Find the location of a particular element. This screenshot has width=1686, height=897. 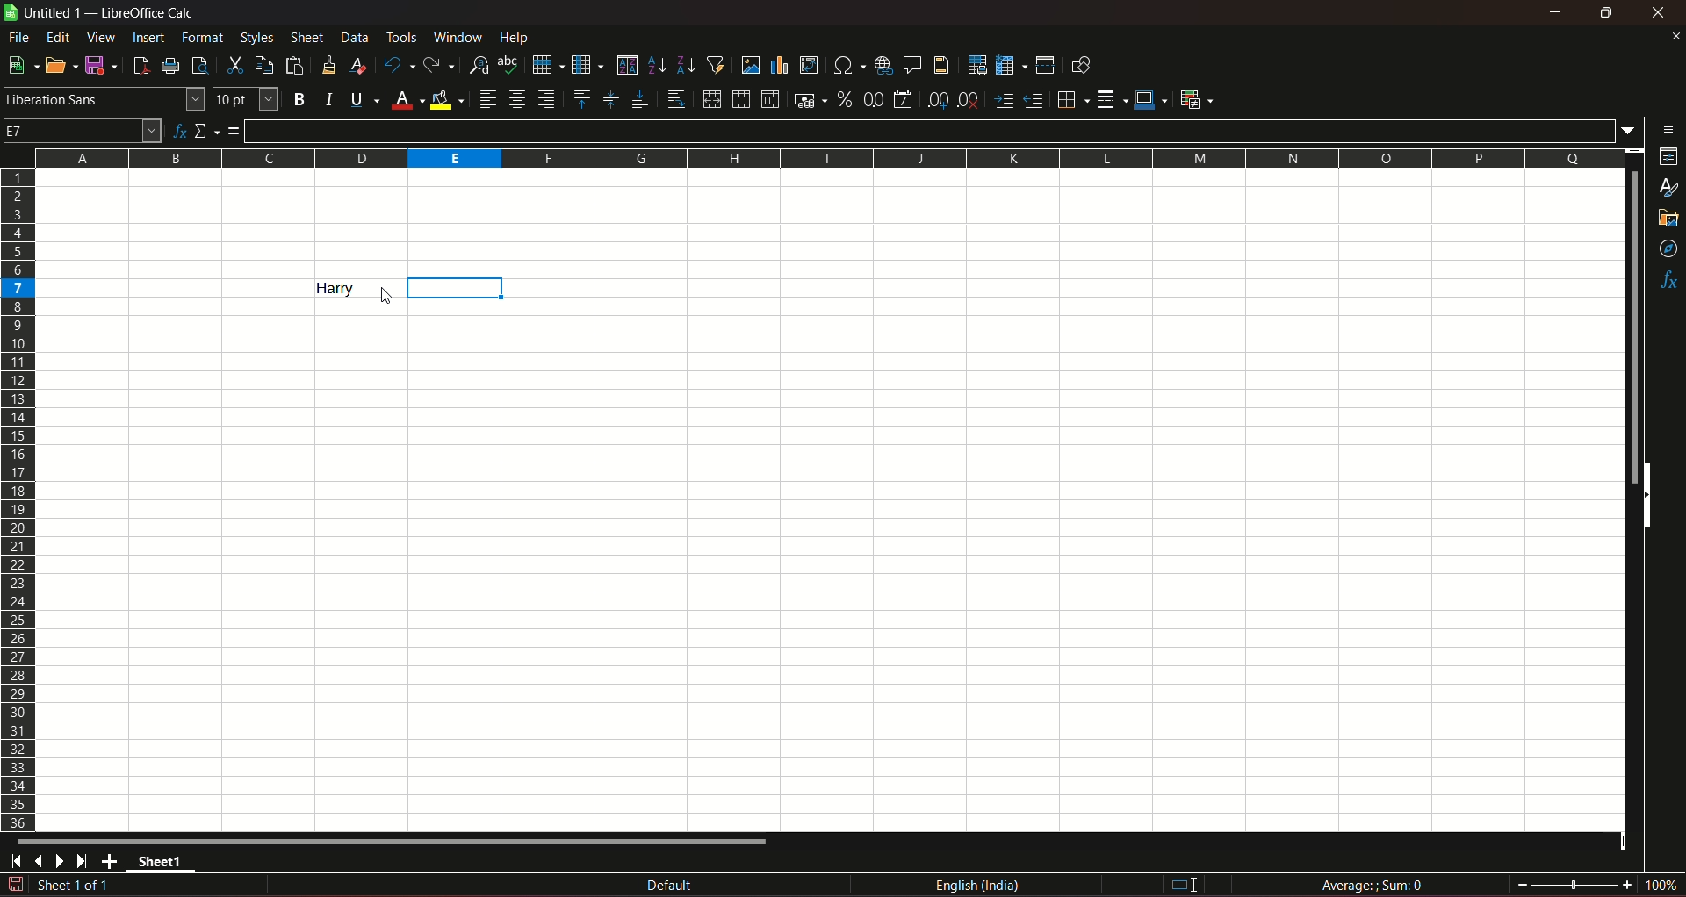

side scrollbars is located at coordinates (1646, 495).